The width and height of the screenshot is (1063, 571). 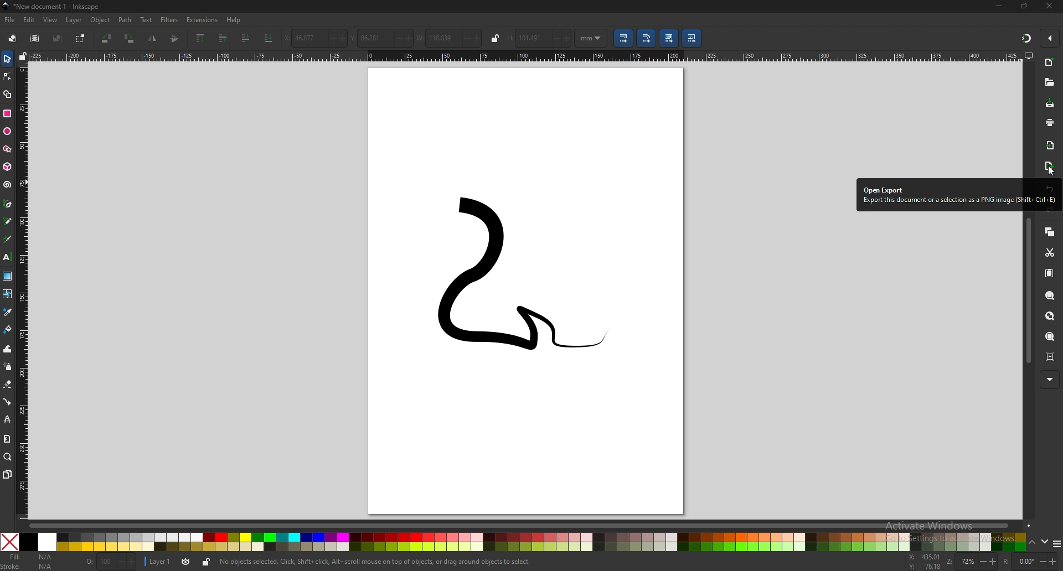 I want to click on select all objects, so click(x=11, y=38).